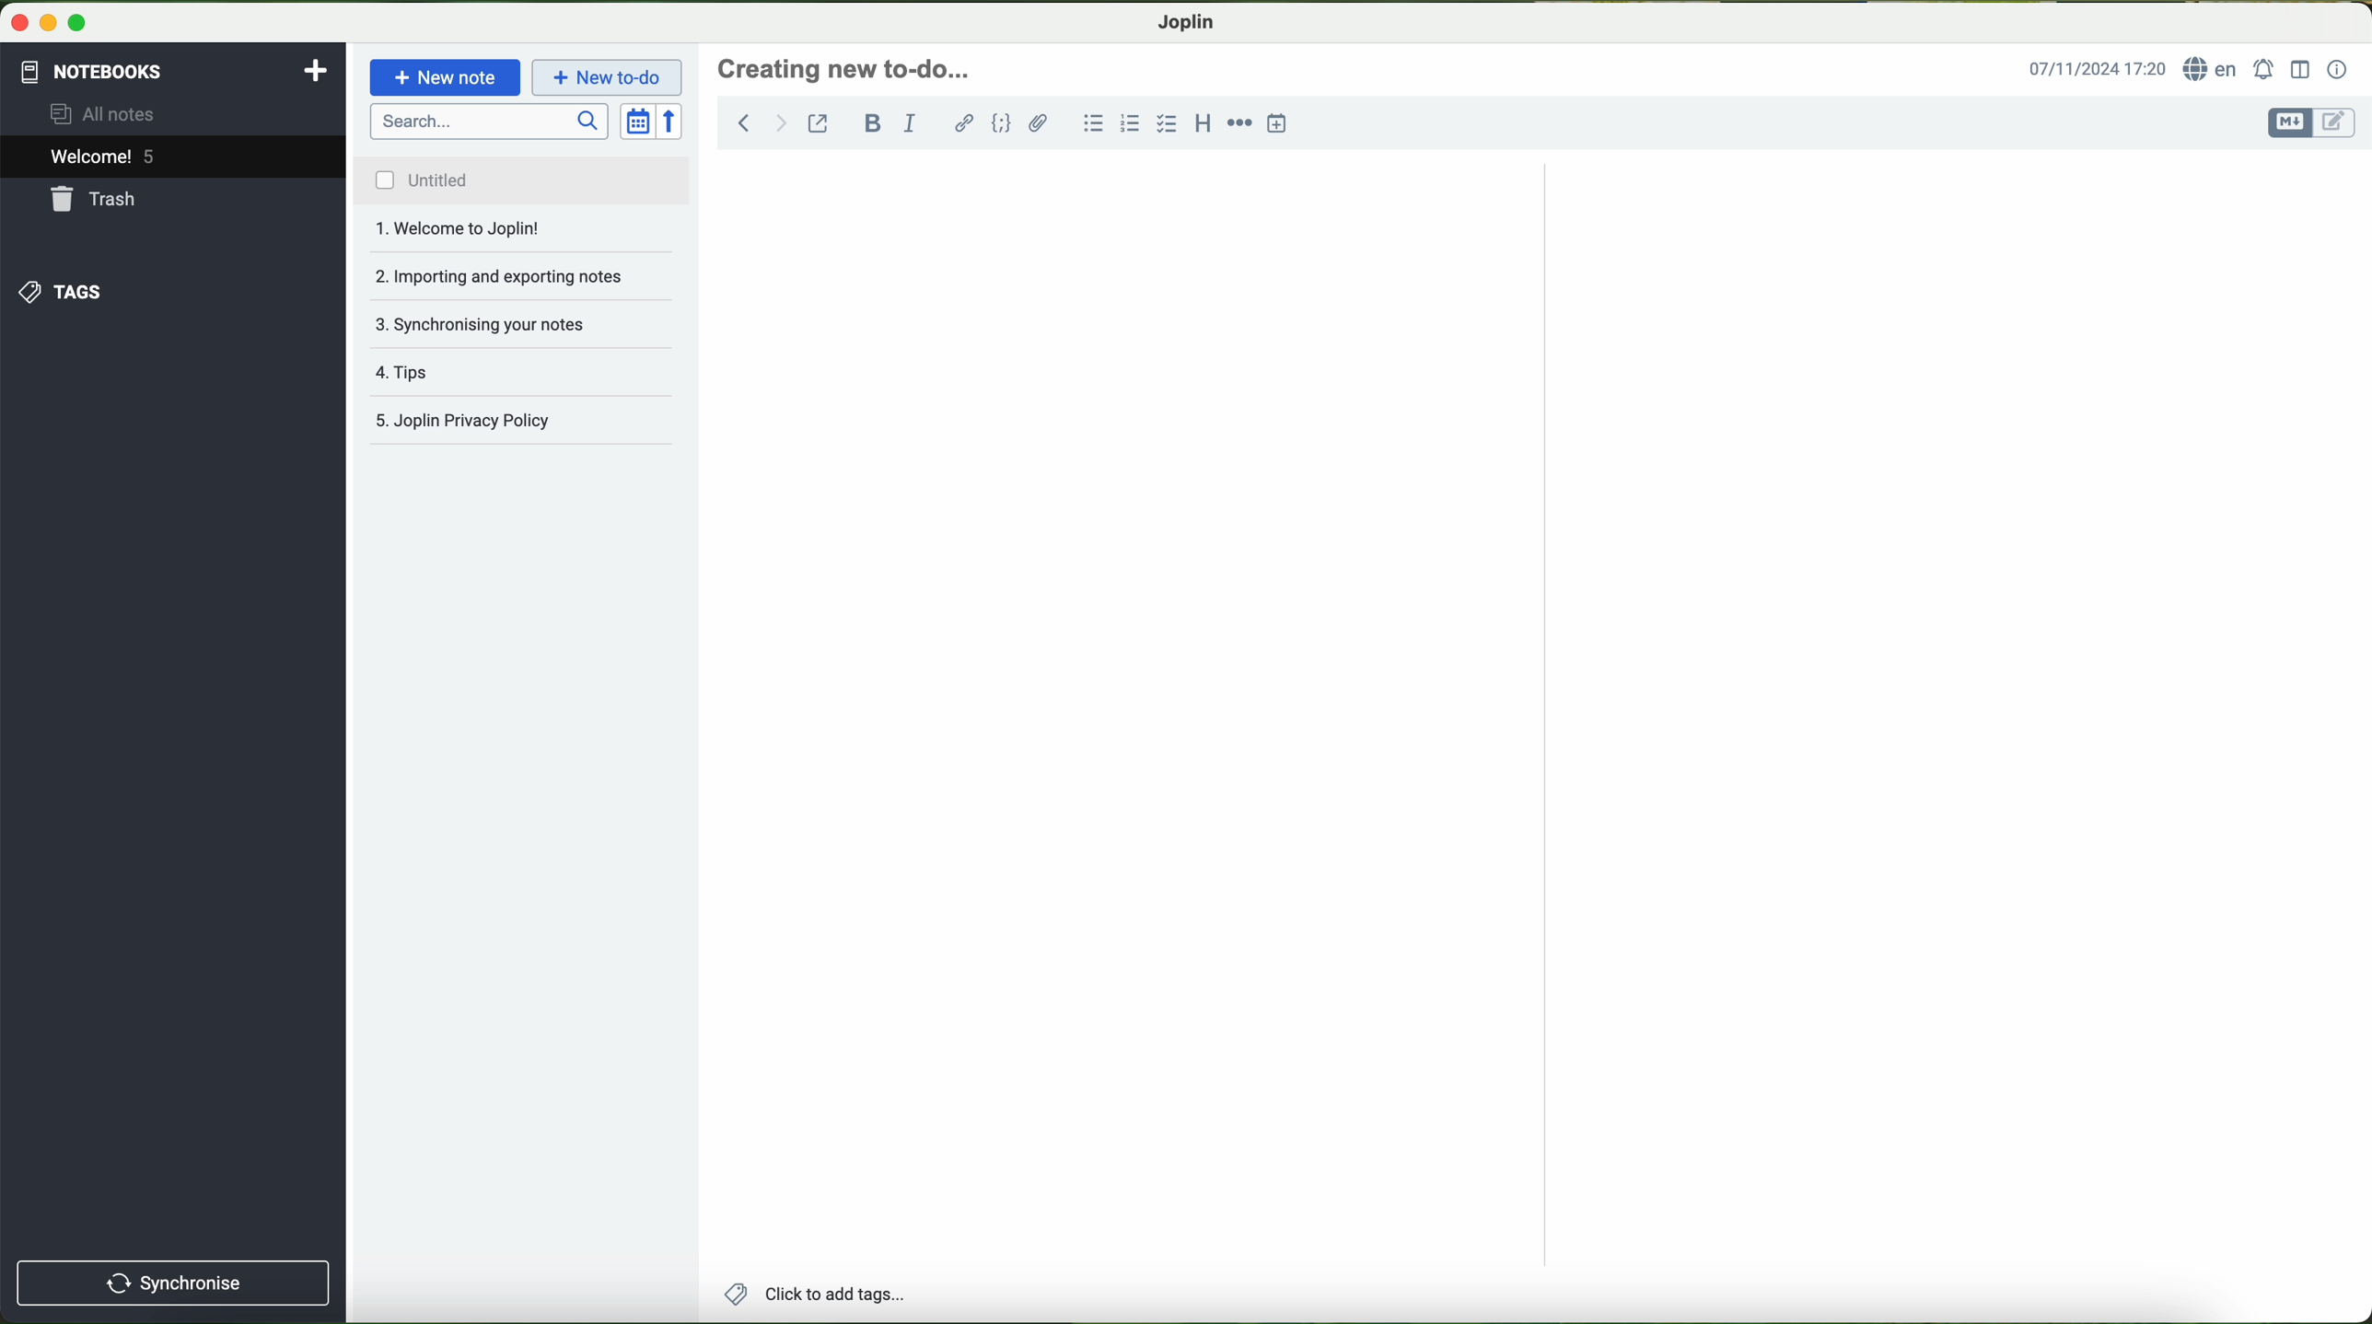  I want to click on add, so click(316, 68).